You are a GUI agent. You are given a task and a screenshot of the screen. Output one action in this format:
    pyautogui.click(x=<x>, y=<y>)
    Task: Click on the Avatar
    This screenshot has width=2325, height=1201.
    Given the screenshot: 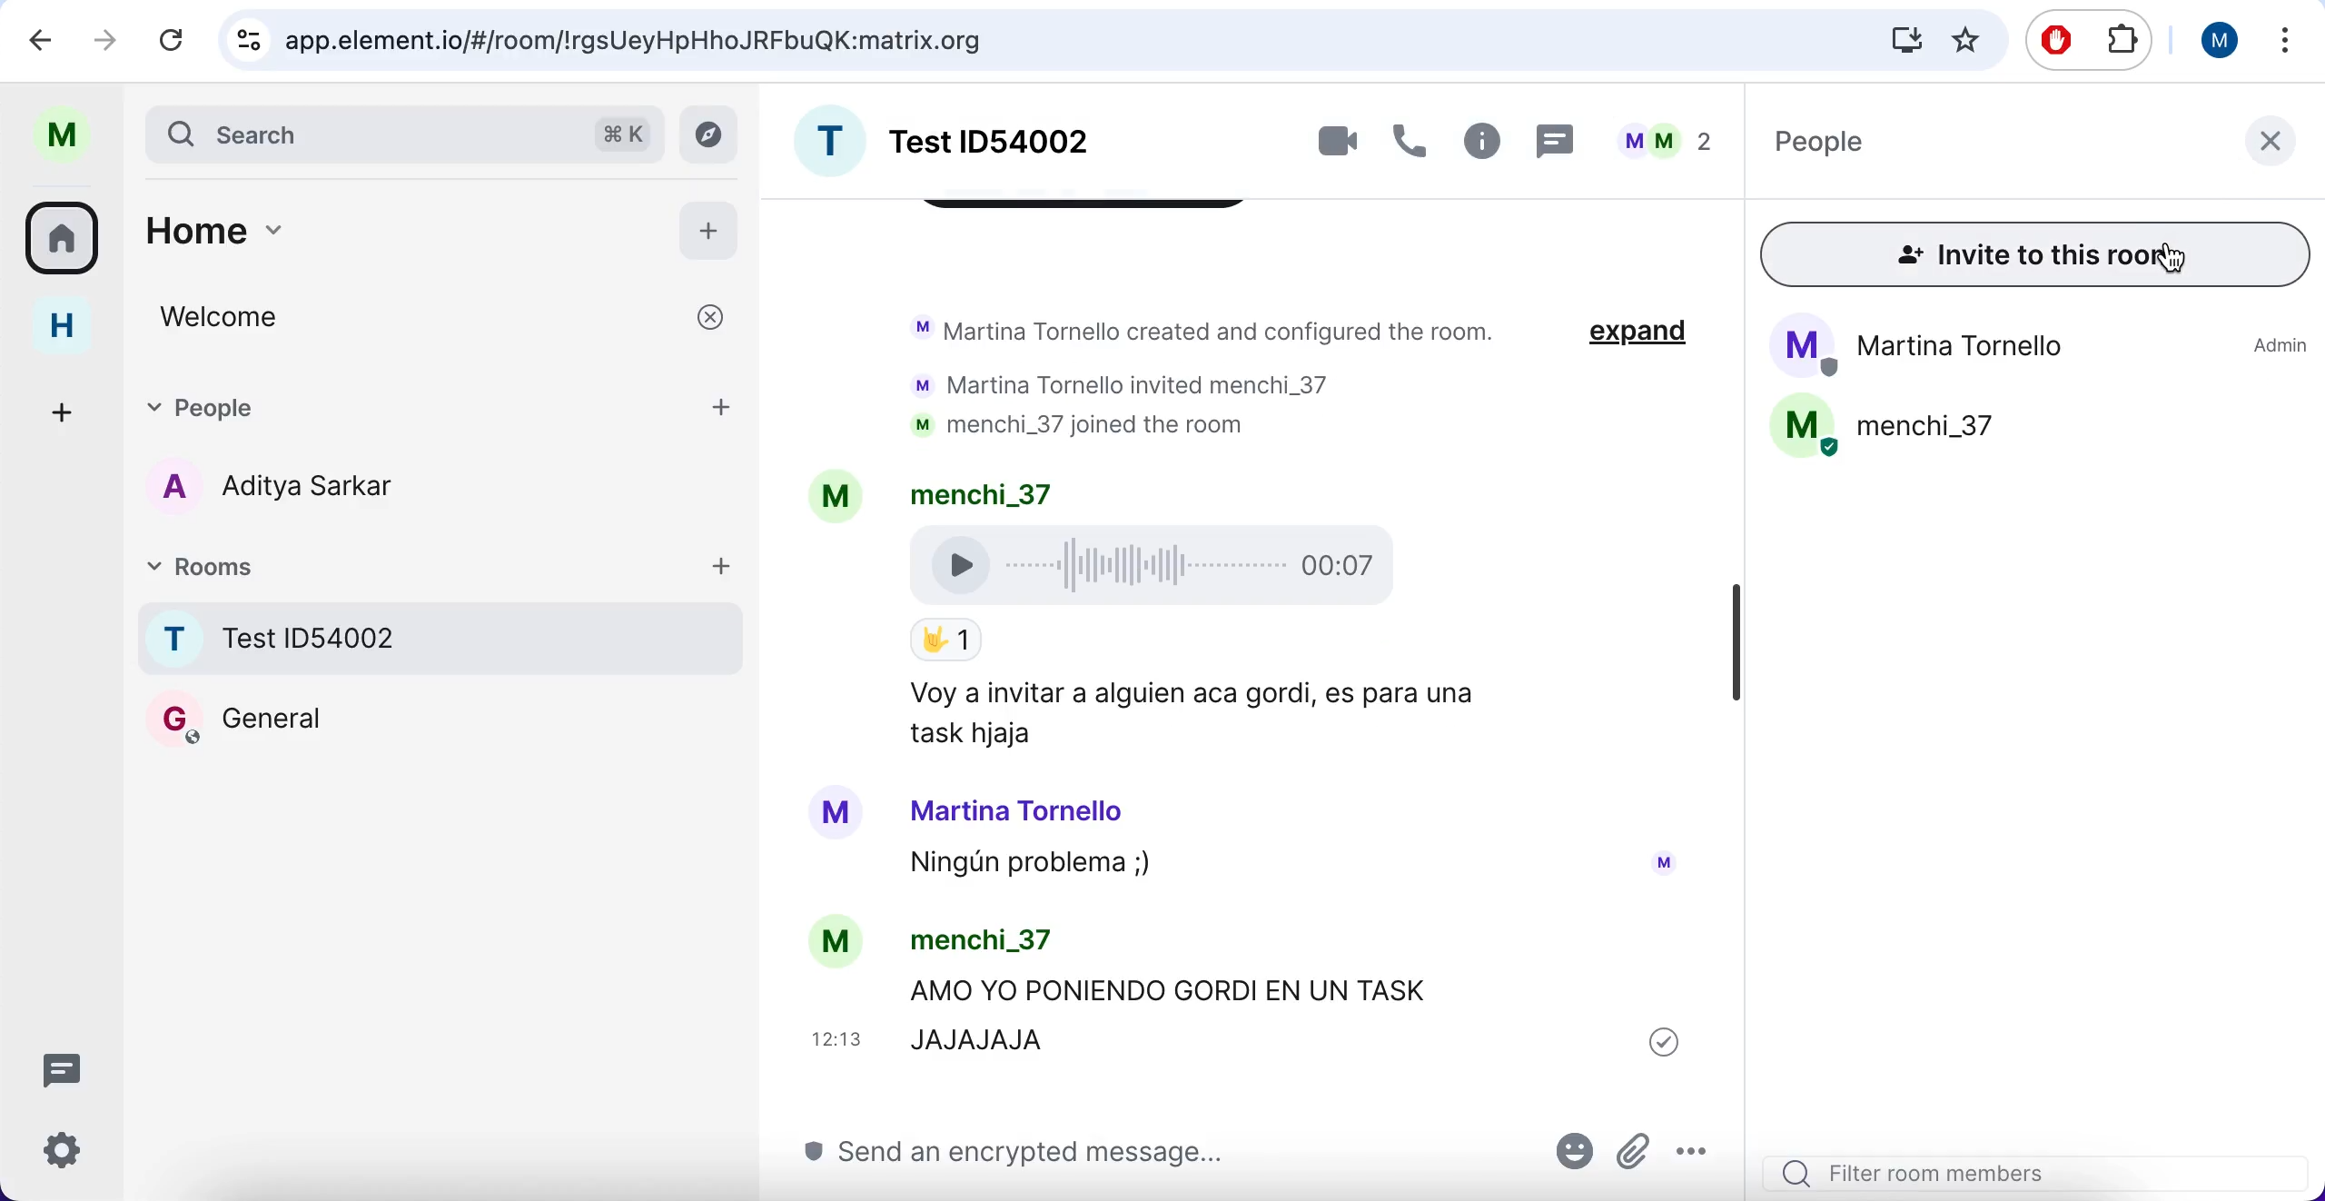 What is the action you would take?
    pyautogui.click(x=836, y=940)
    